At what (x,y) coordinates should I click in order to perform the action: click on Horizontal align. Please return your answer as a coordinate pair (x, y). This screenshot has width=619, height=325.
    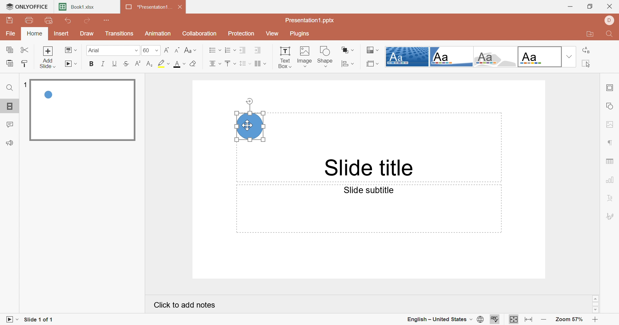
    Looking at the image, I should click on (215, 64).